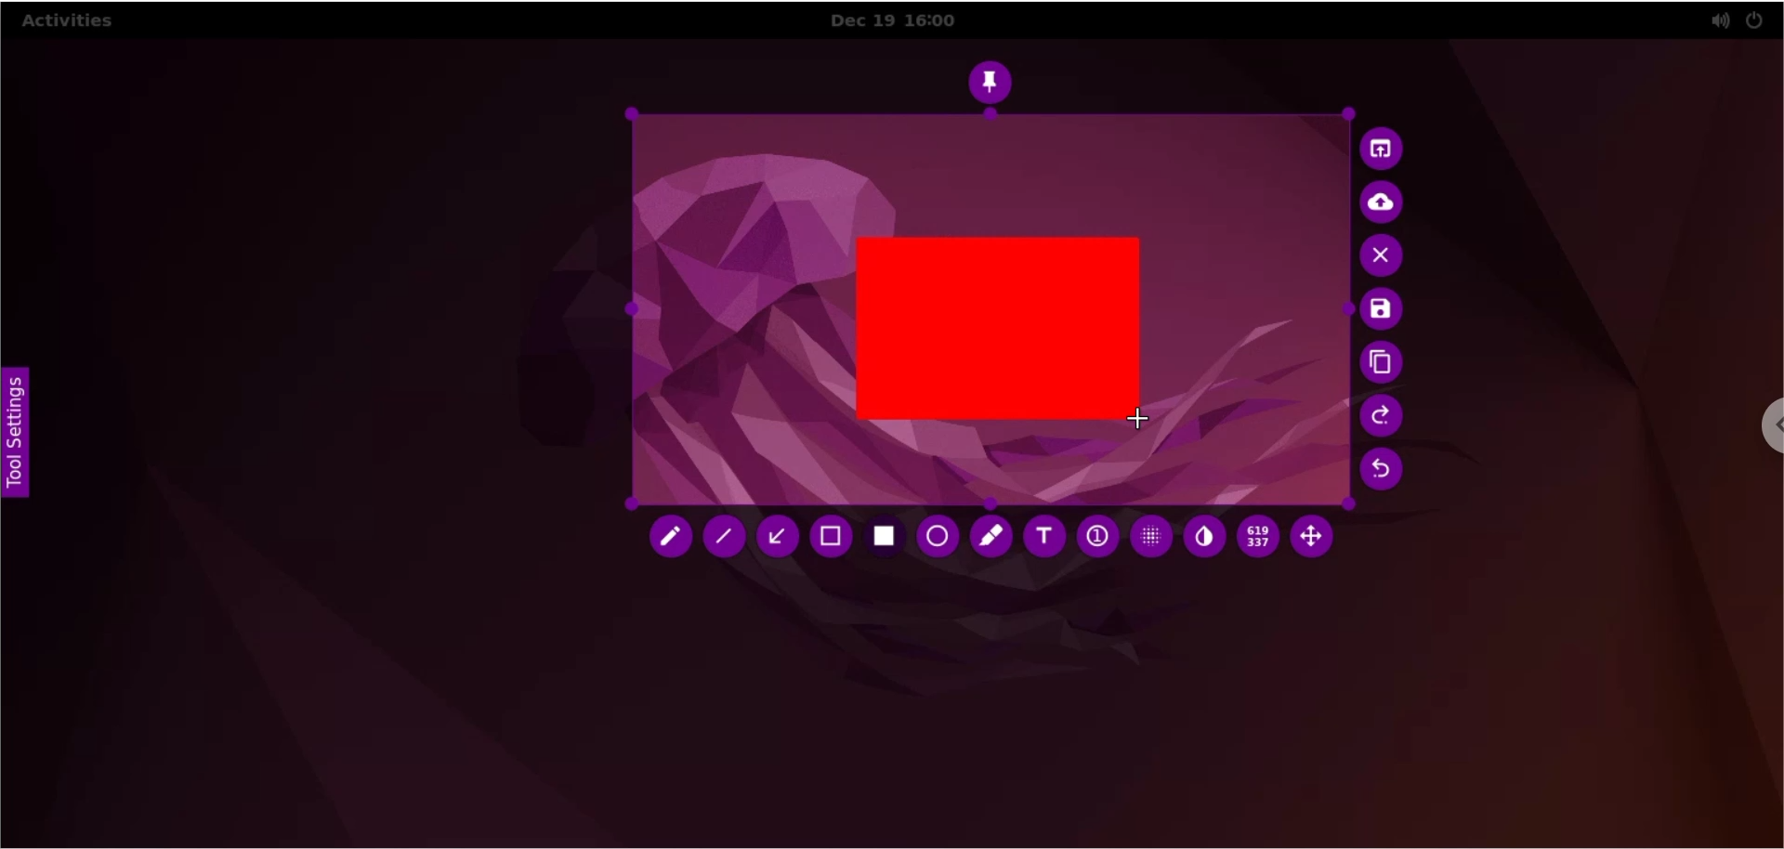 The width and height of the screenshot is (1784, 849). Describe the element at coordinates (990, 538) in the screenshot. I see `marker tool` at that location.